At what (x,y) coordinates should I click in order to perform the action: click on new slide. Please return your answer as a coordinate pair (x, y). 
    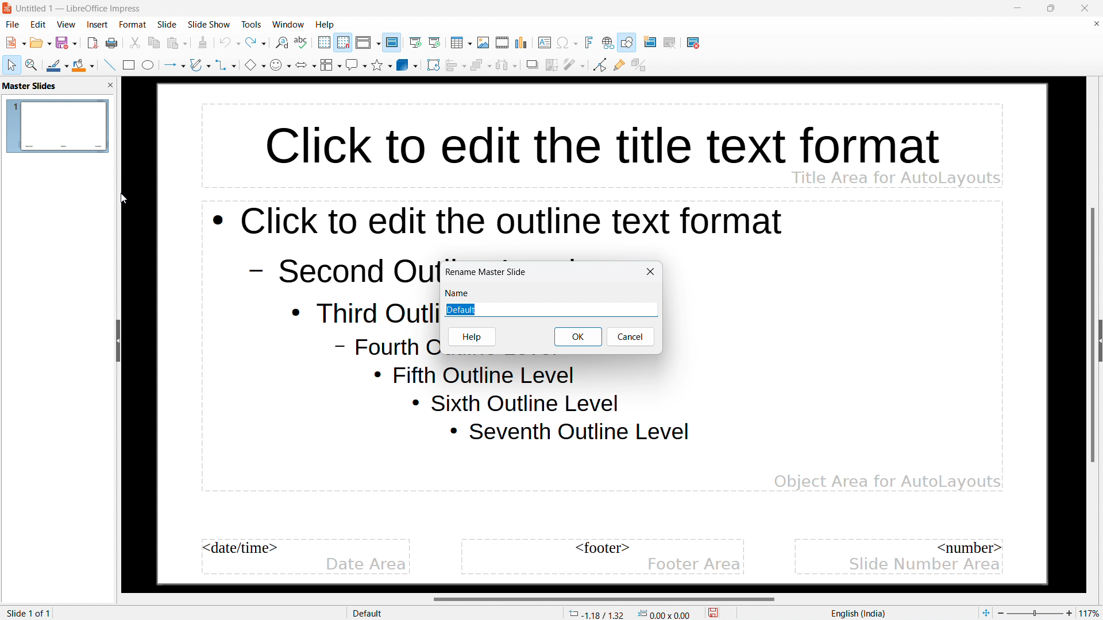
    Looking at the image, I should click on (653, 42).